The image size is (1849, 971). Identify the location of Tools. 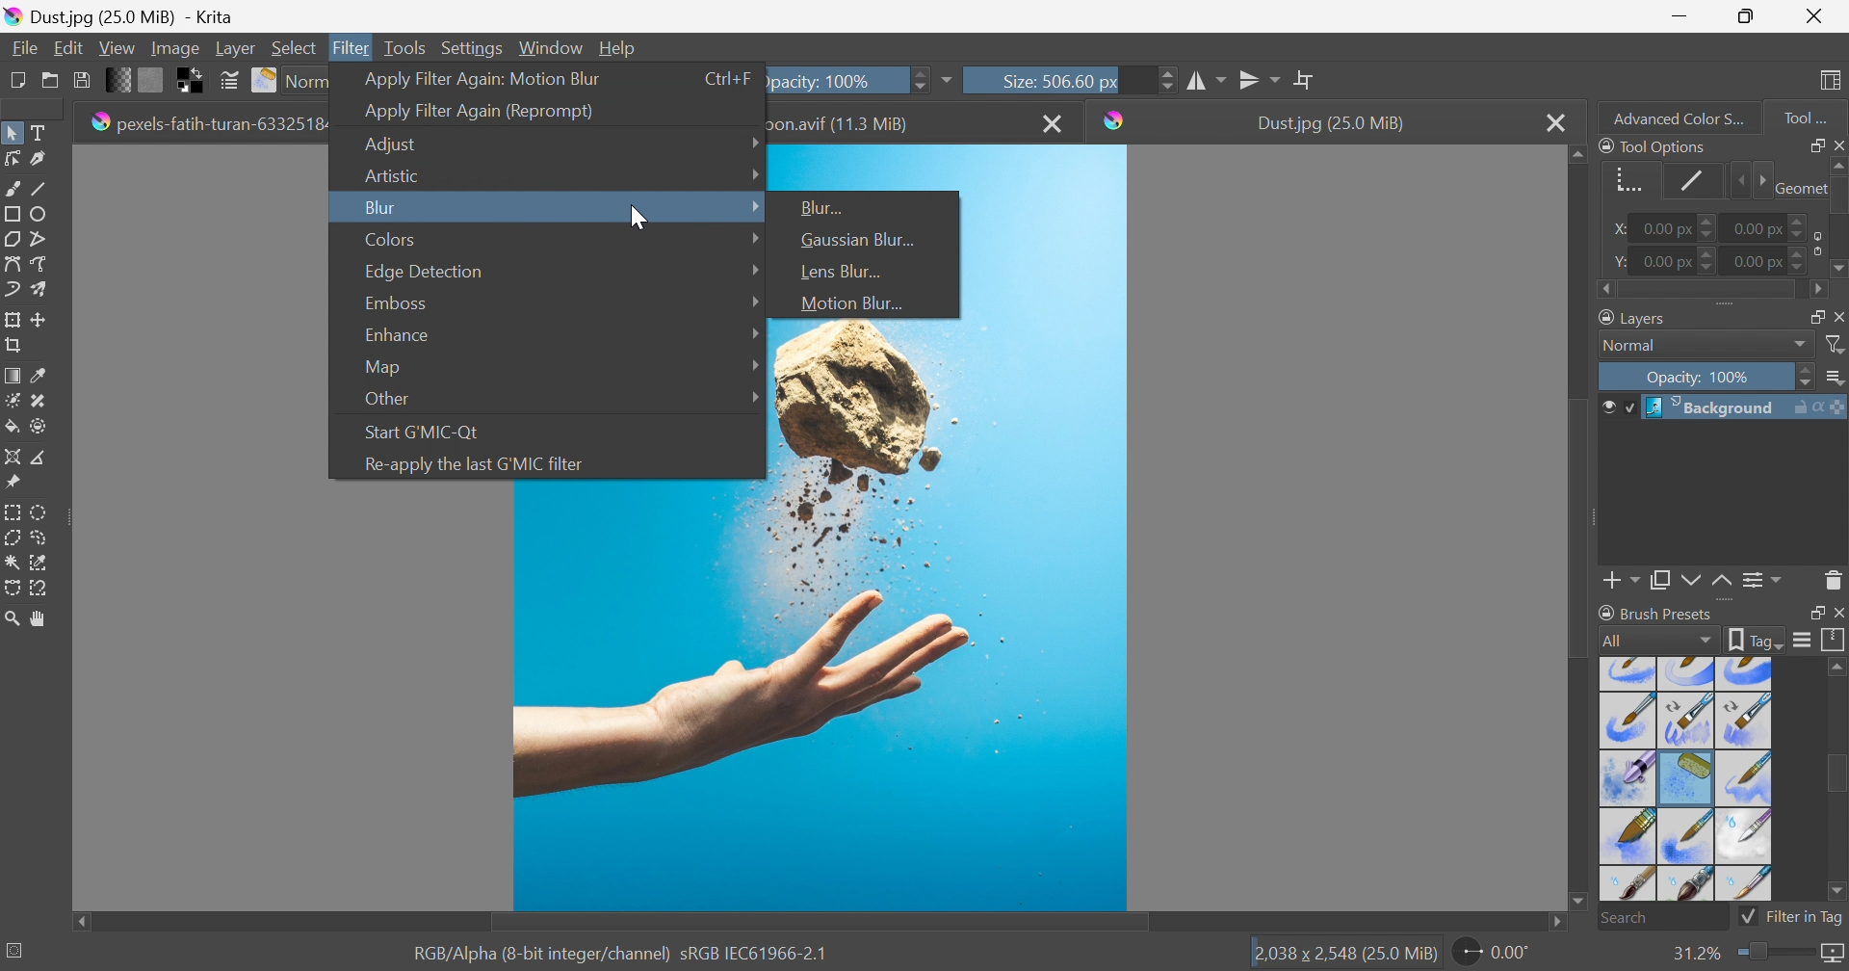
(404, 46).